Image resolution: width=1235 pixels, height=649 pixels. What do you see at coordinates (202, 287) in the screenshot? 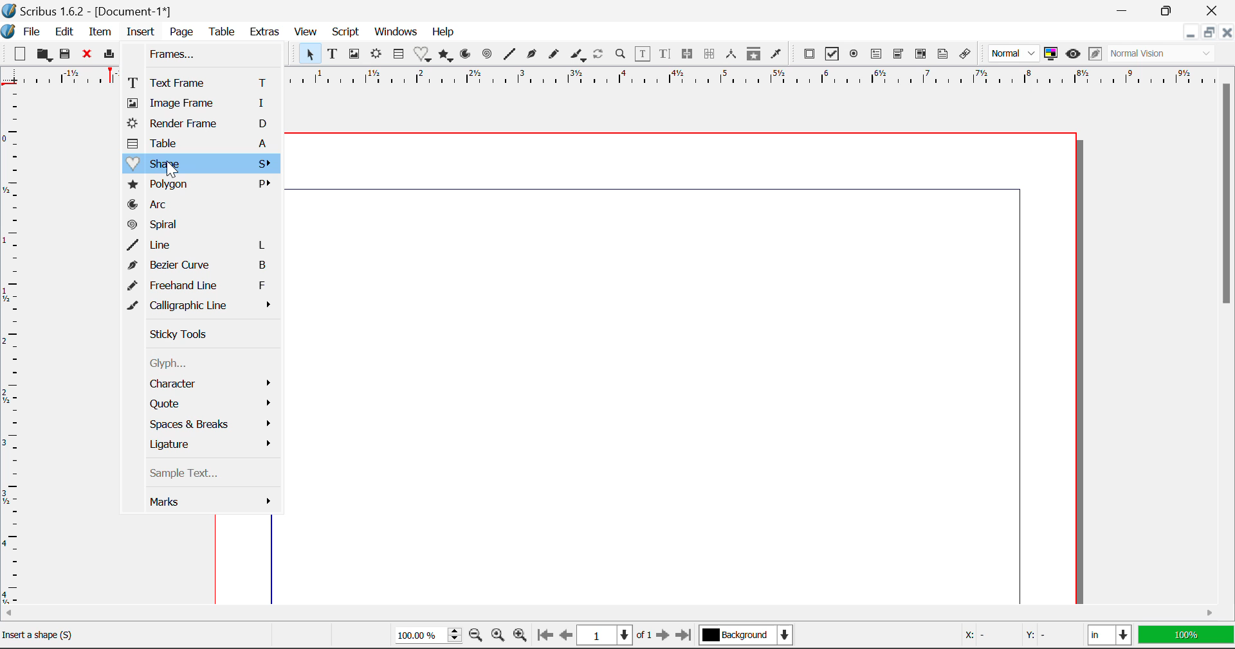
I see `Freehand Line` at bounding box center [202, 287].